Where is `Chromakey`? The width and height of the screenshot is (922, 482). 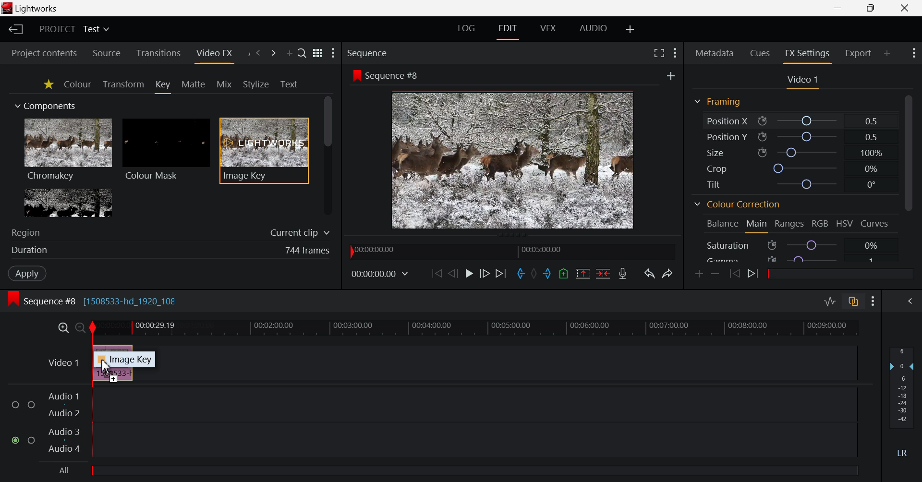 Chromakey is located at coordinates (68, 151).